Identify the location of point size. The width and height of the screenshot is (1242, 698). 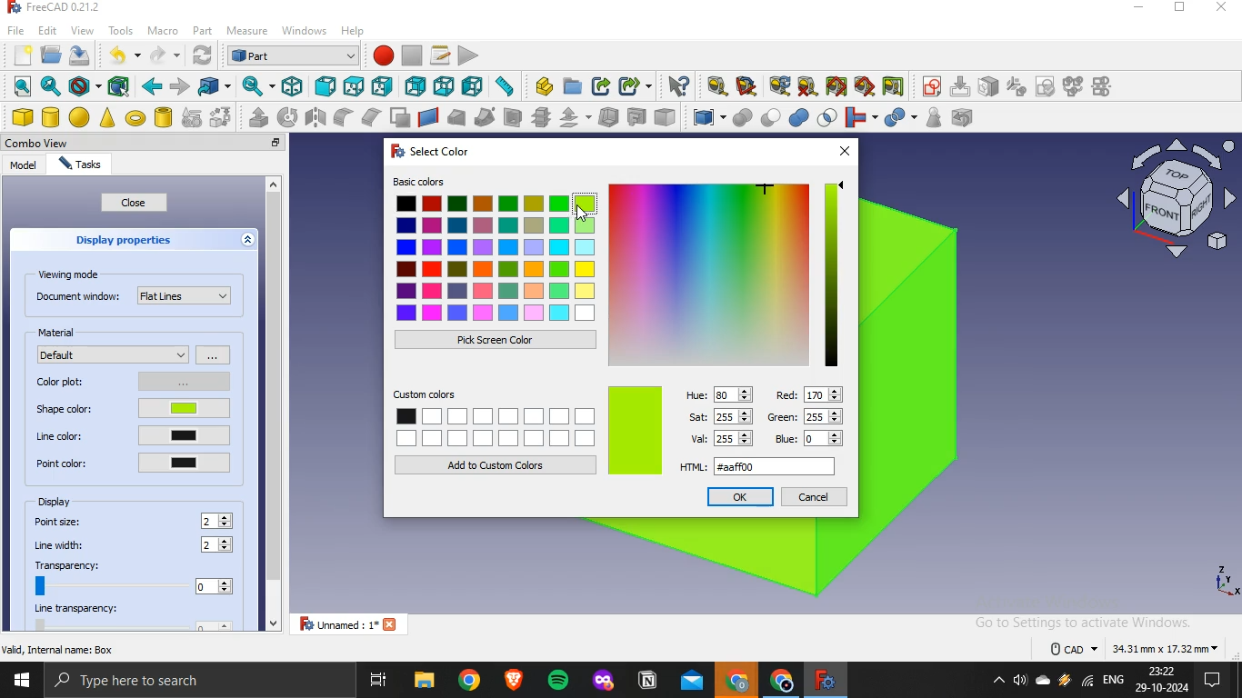
(60, 521).